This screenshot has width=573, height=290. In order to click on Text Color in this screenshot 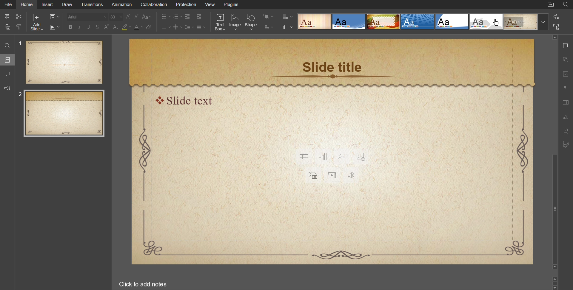, I will do `click(138, 27)`.